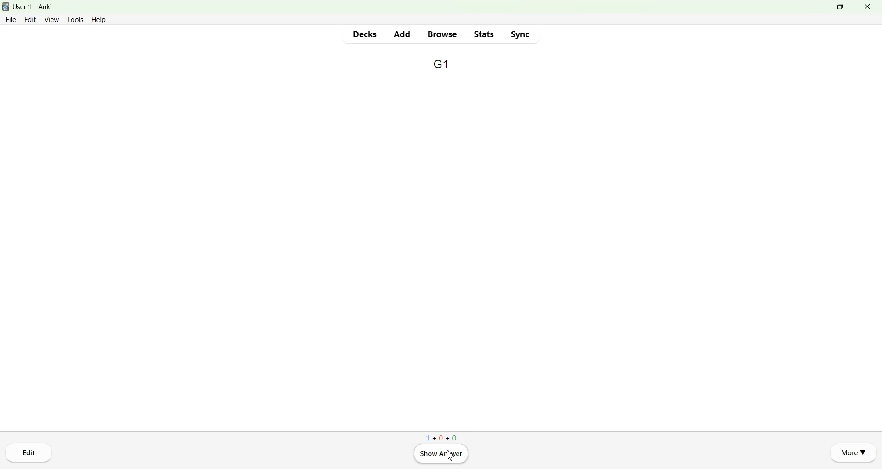 This screenshot has height=469, width=882. I want to click on Minimize, so click(815, 6).